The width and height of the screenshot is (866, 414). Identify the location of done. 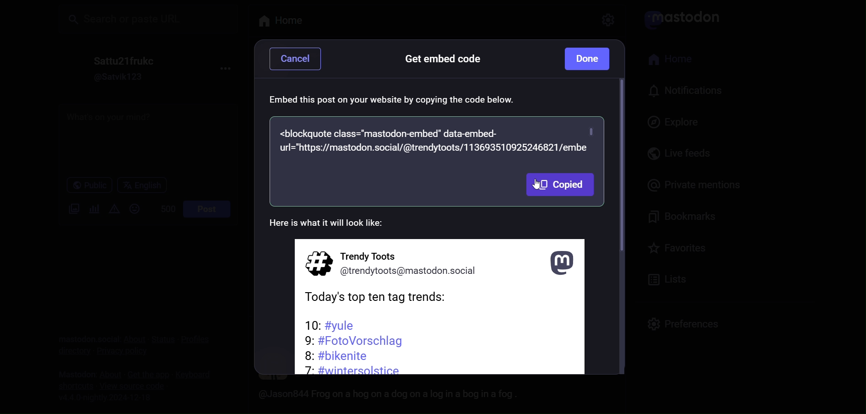
(588, 58).